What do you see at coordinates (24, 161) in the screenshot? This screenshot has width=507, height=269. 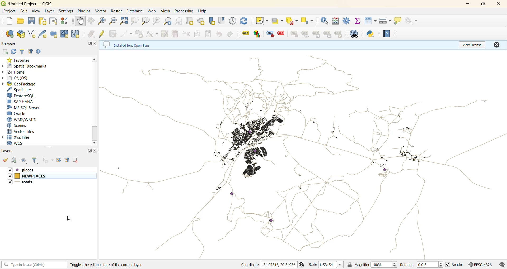 I see `manage map` at bounding box center [24, 161].